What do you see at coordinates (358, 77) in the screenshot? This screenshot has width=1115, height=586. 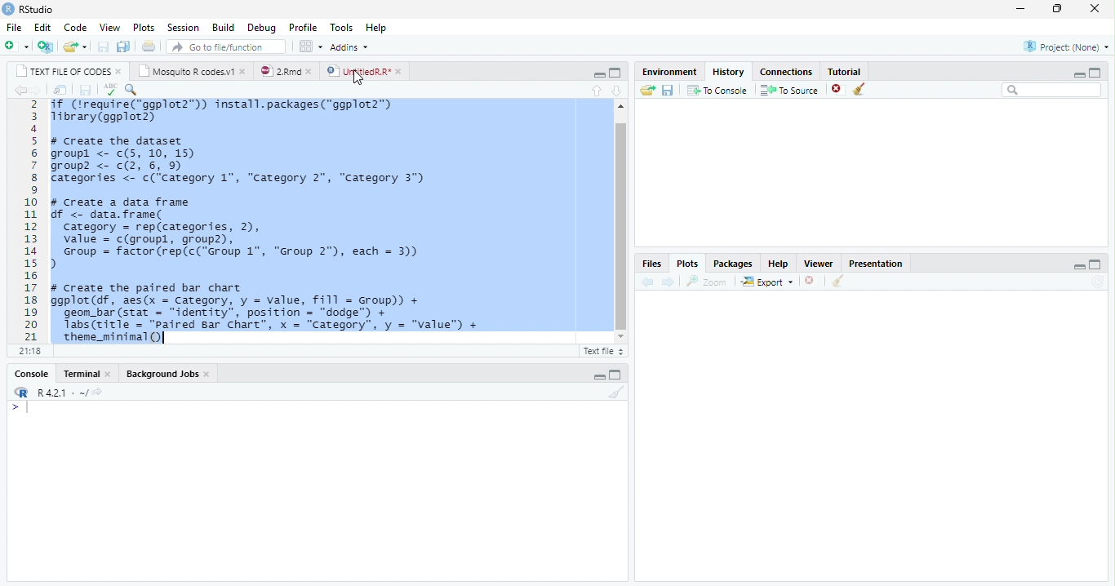 I see `cursor` at bounding box center [358, 77].